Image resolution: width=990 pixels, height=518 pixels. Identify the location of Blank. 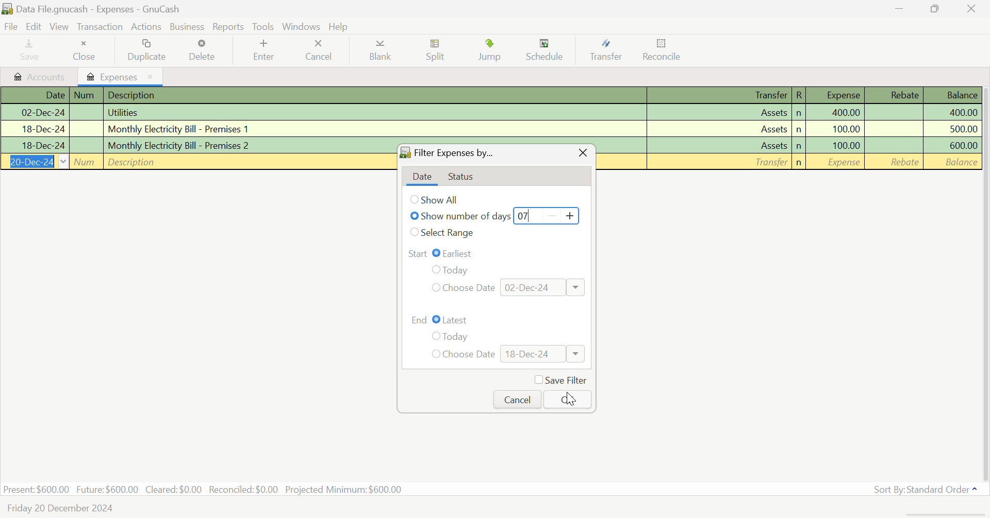
(381, 51).